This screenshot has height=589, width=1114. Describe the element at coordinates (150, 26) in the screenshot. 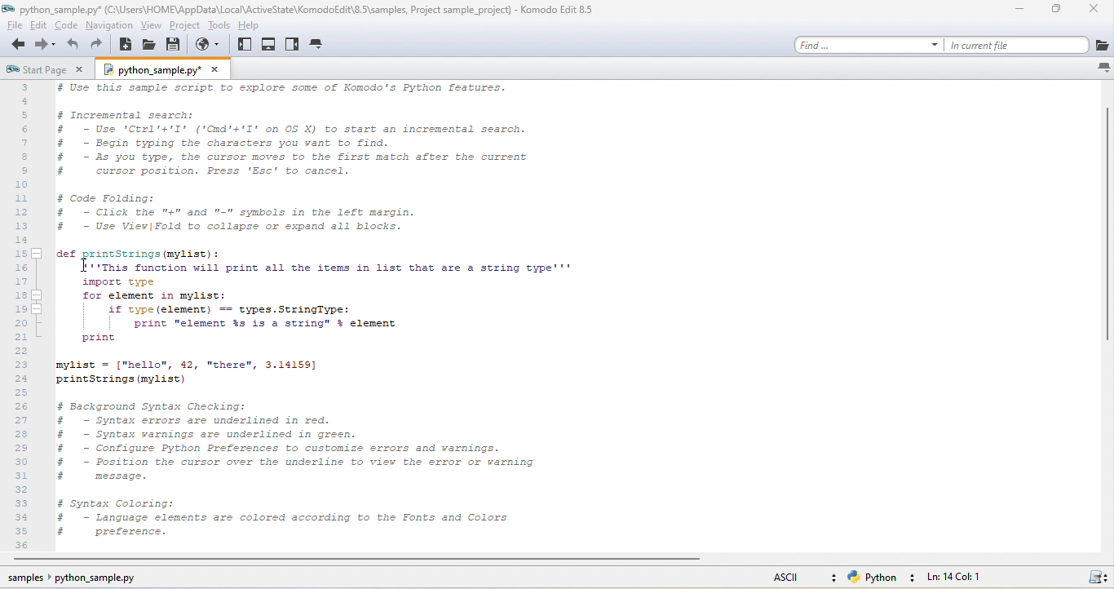

I see `view` at that location.